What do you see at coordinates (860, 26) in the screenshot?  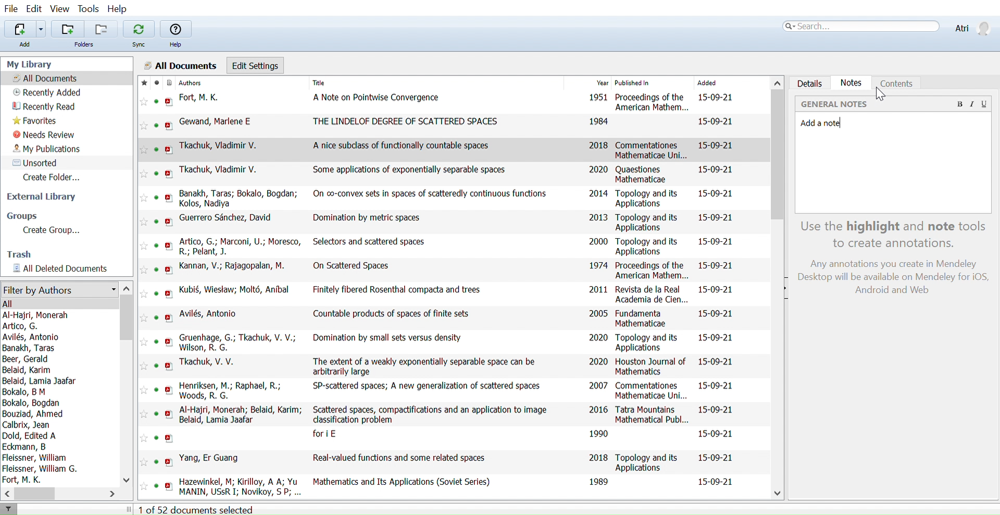 I see `Search` at bounding box center [860, 26].